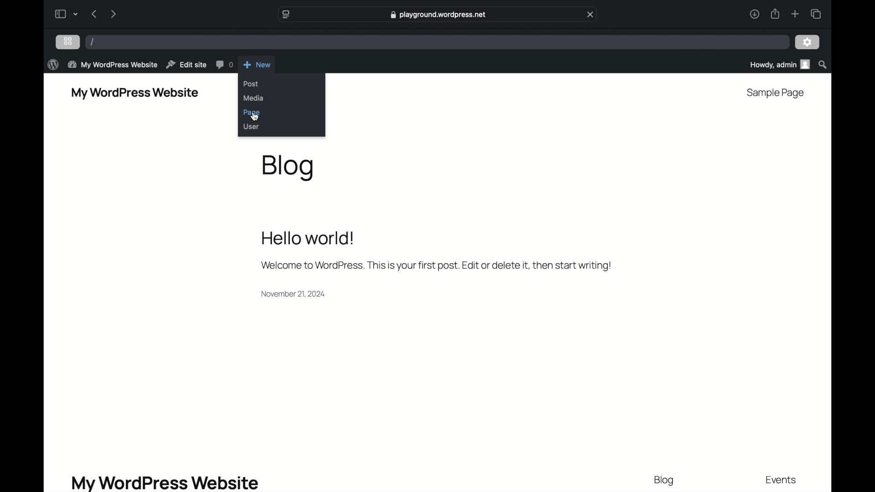 The width and height of the screenshot is (875, 492). Describe the element at coordinates (285, 14) in the screenshot. I see `website settings` at that location.